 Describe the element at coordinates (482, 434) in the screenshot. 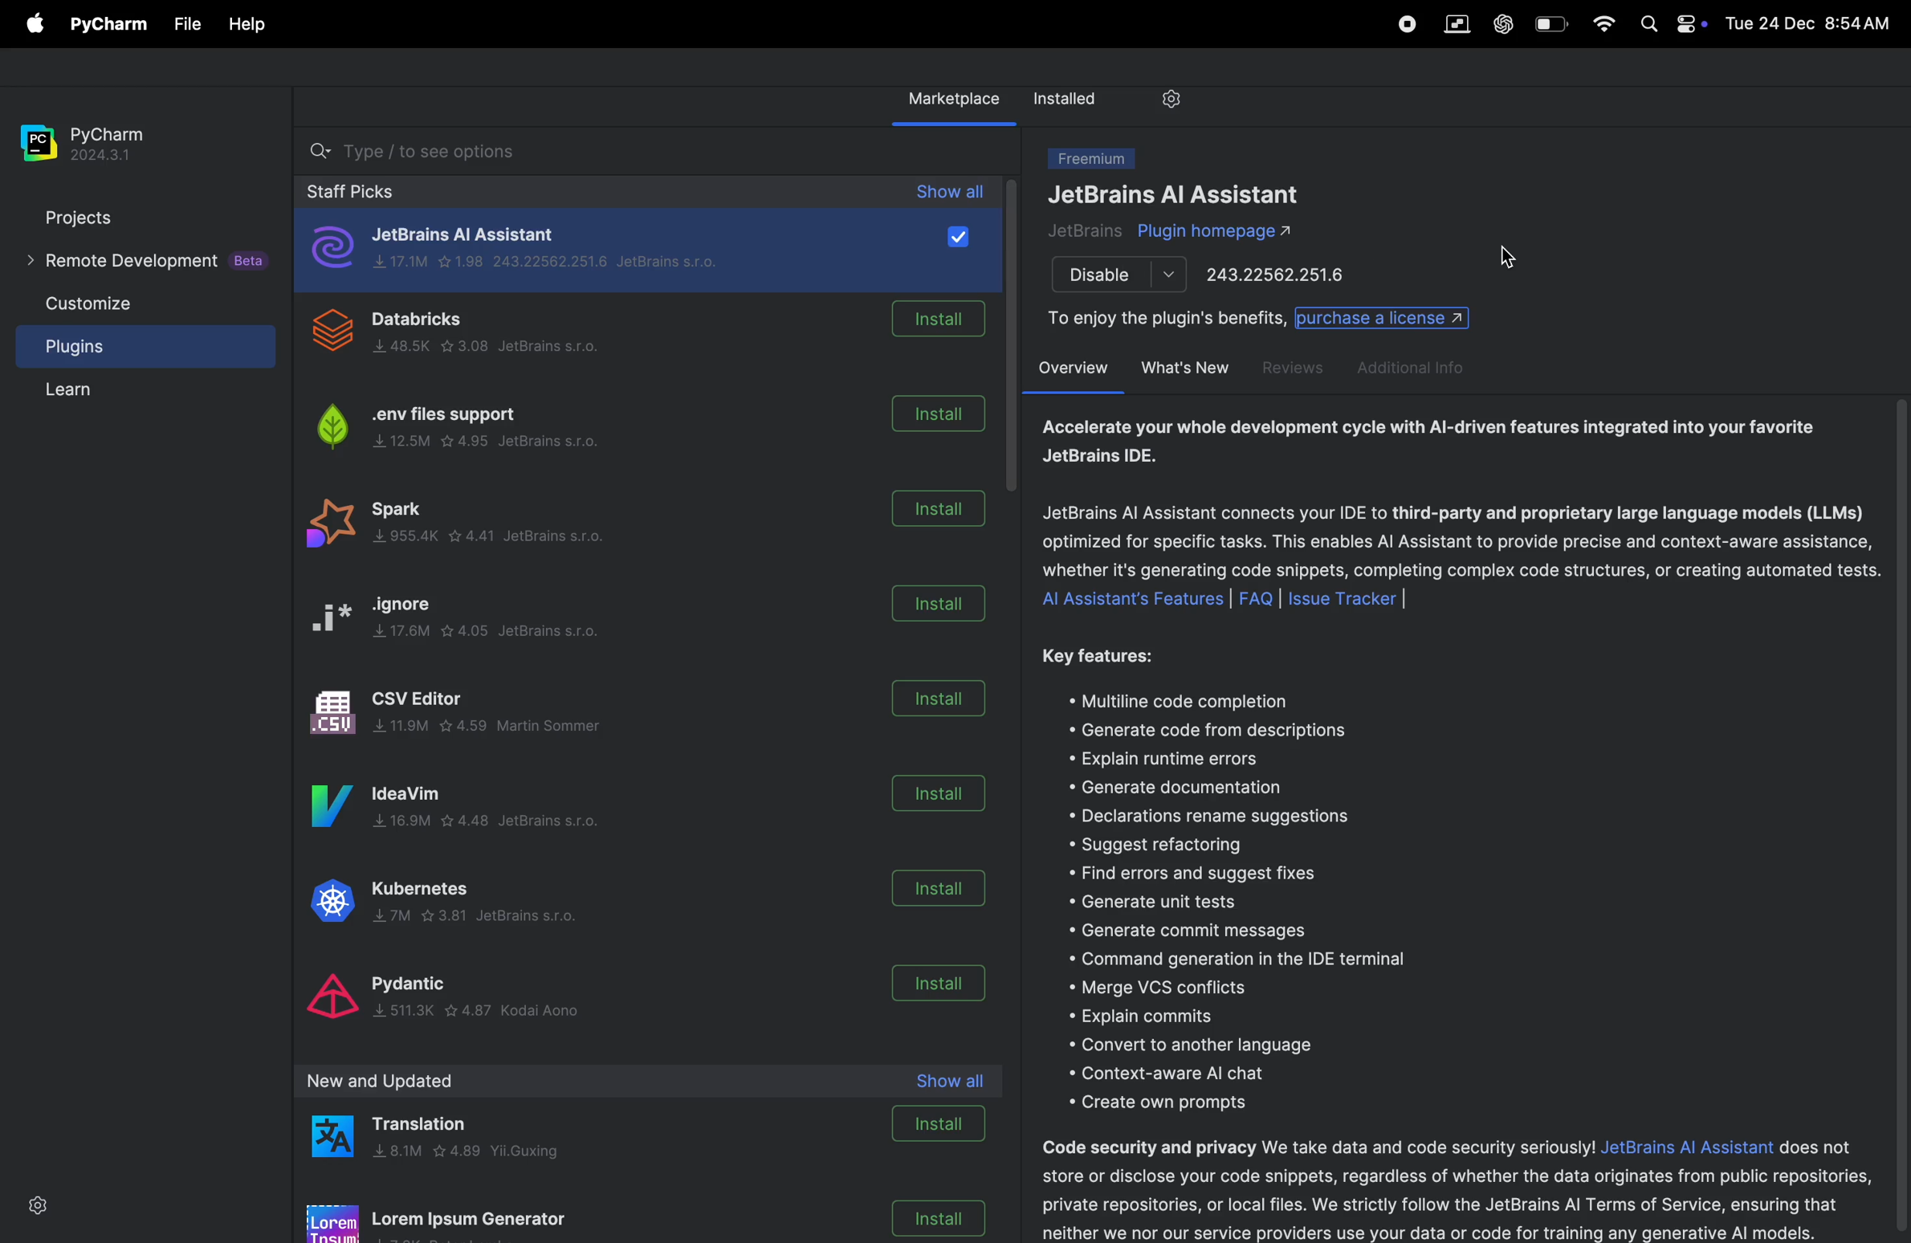

I see `.env files support` at that location.